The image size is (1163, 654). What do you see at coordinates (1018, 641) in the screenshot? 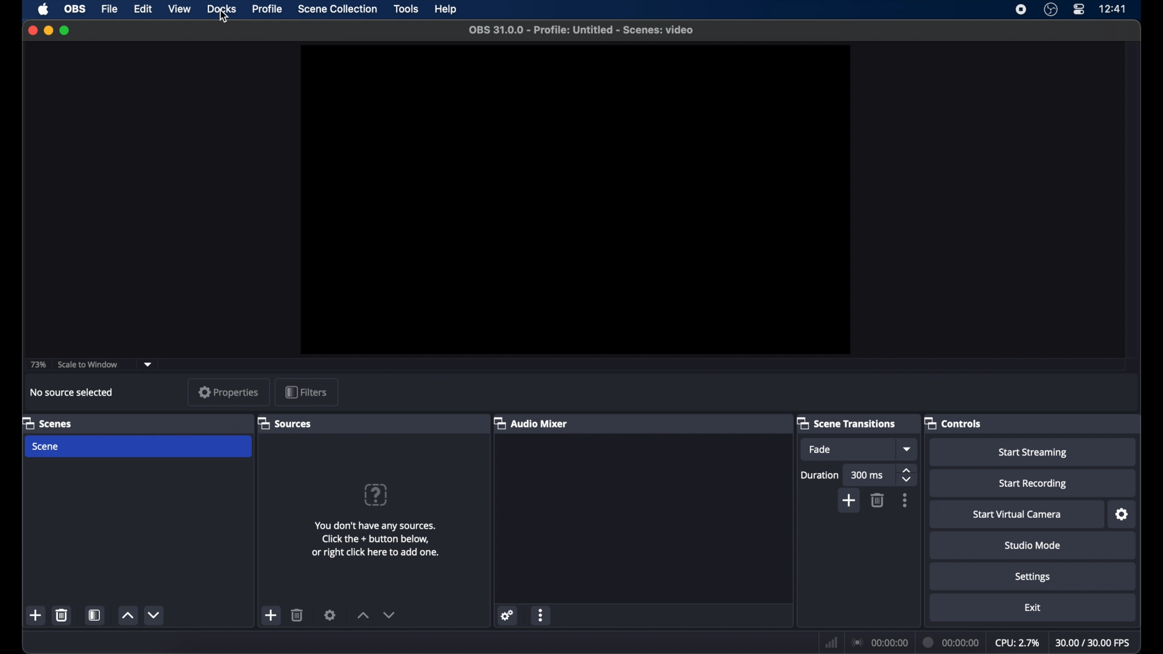
I see `cpu: 2.7%` at bounding box center [1018, 641].